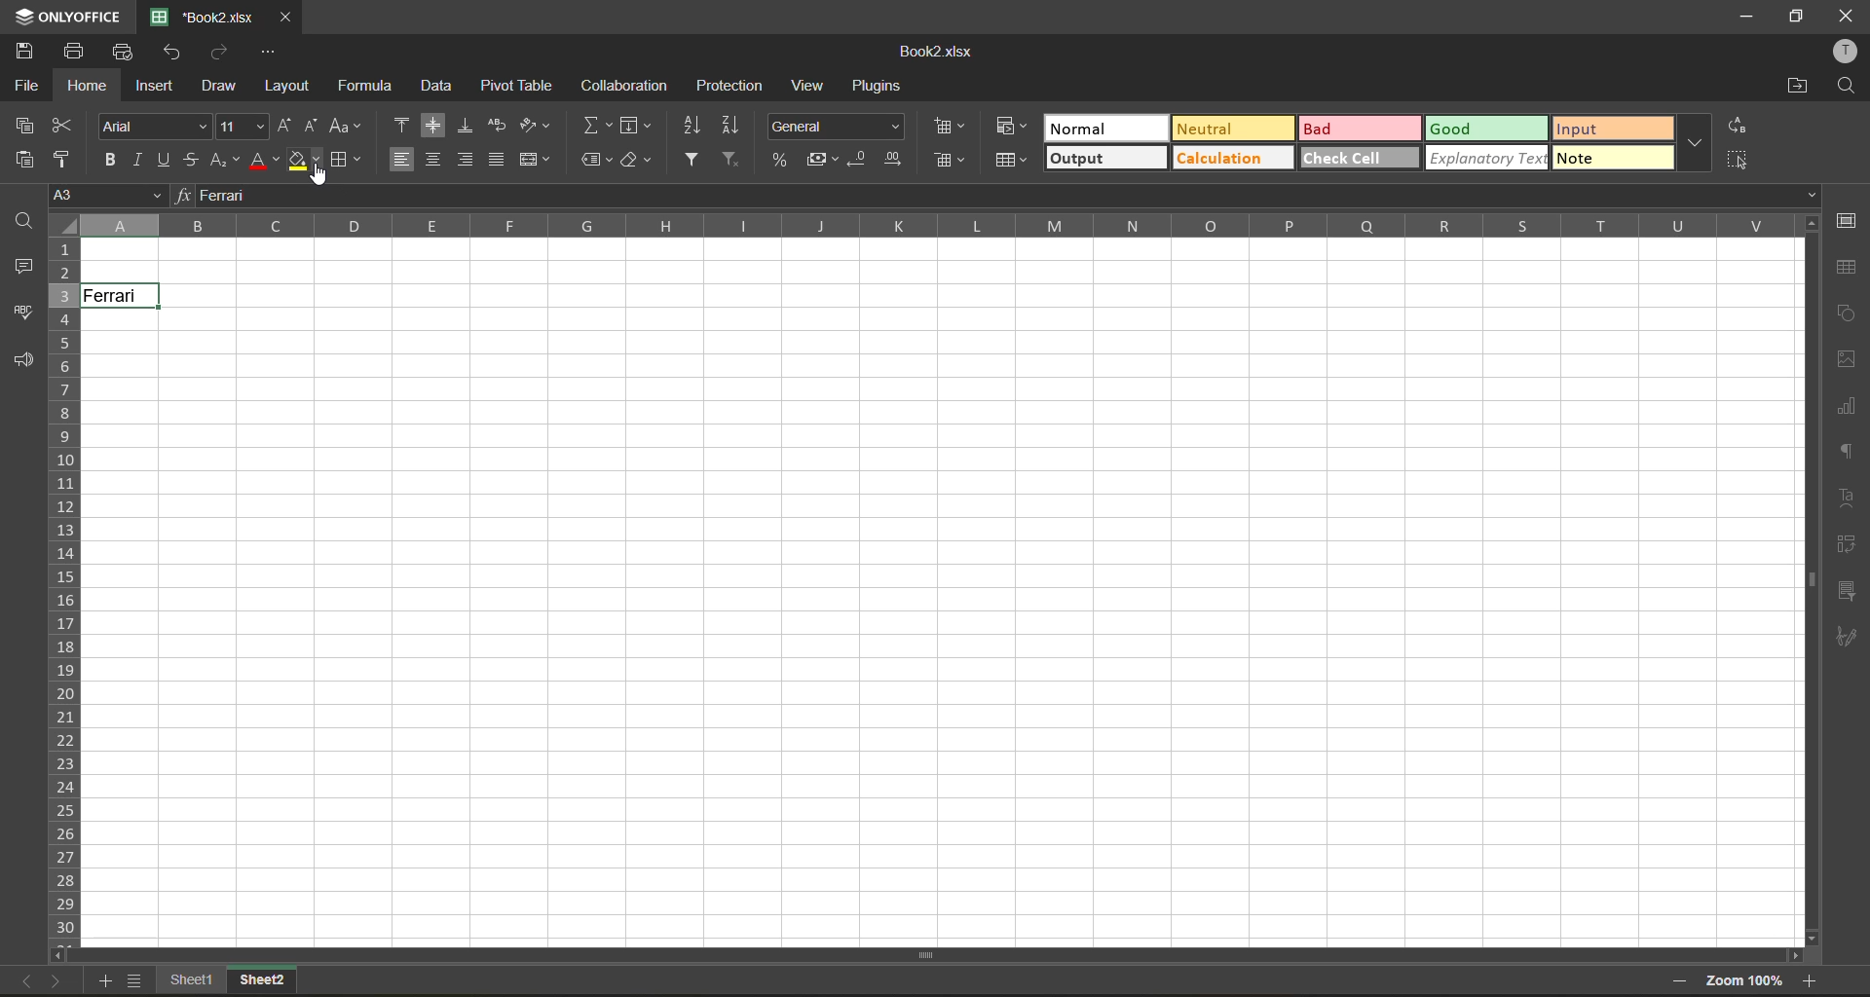  I want to click on file, so click(21, 85).